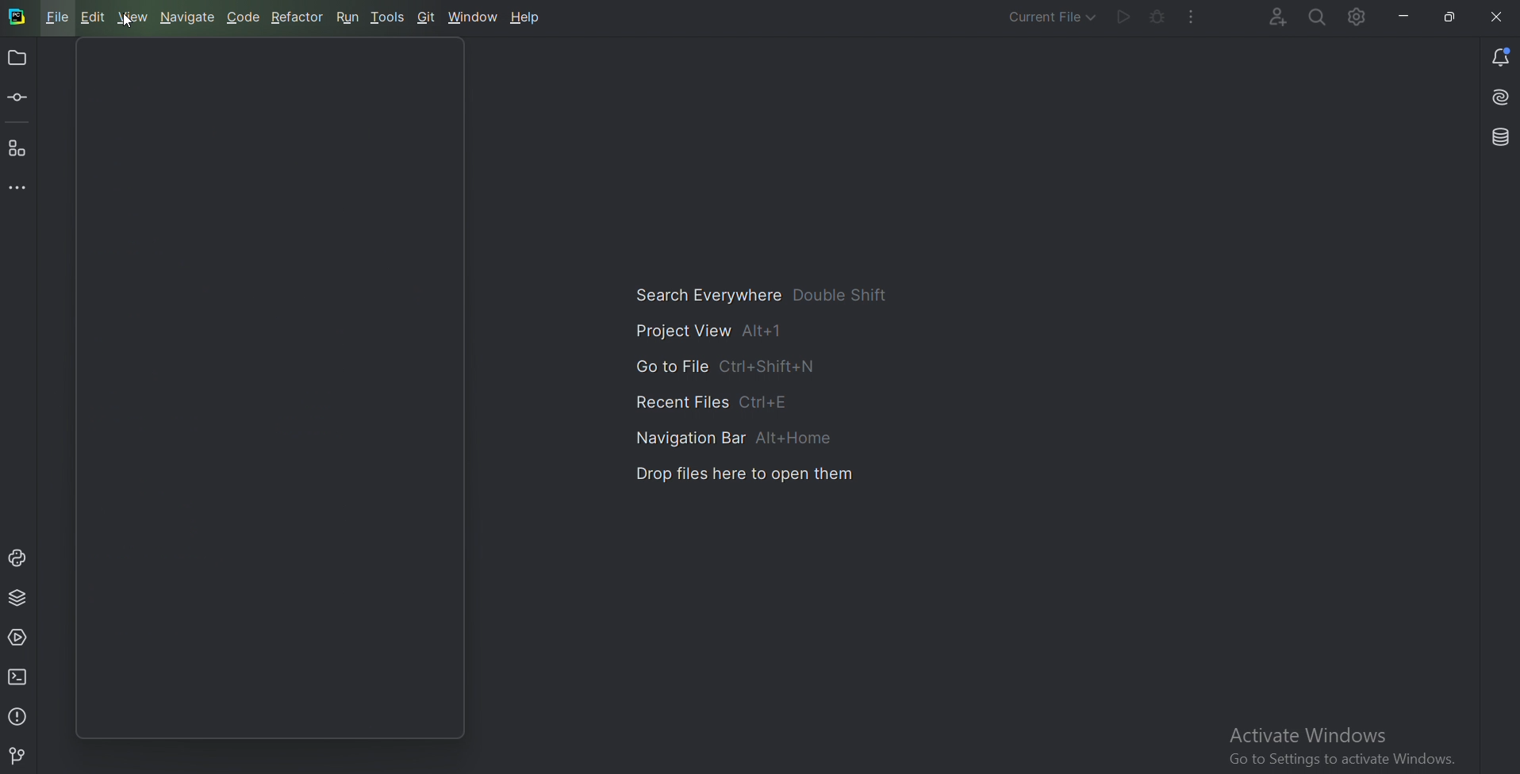  What do you see at coordinates (21, 676) in the screenshot?
I see `Terminal` at bounding box center [21, 676].